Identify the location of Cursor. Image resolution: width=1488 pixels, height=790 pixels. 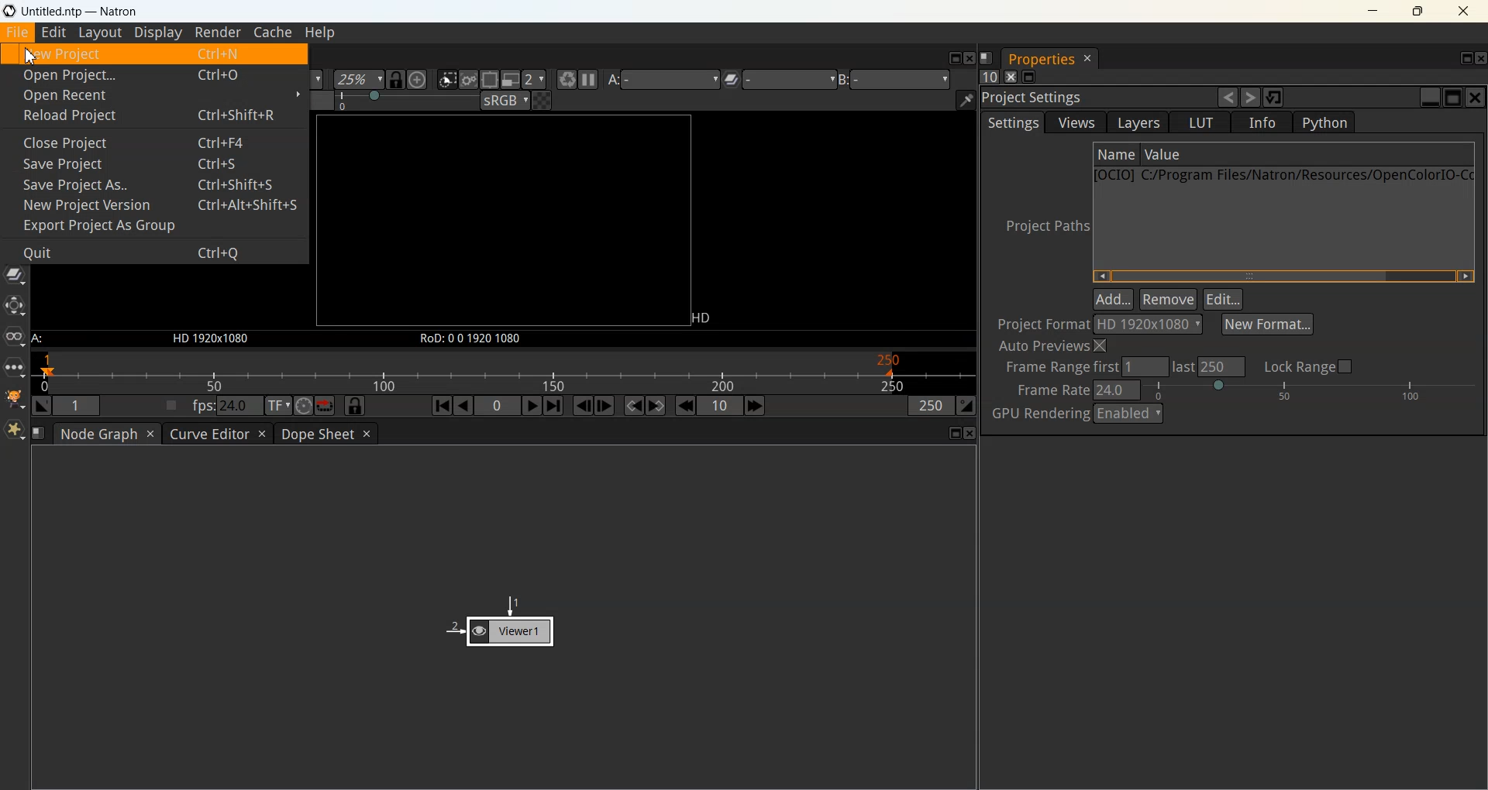
(30, 56).